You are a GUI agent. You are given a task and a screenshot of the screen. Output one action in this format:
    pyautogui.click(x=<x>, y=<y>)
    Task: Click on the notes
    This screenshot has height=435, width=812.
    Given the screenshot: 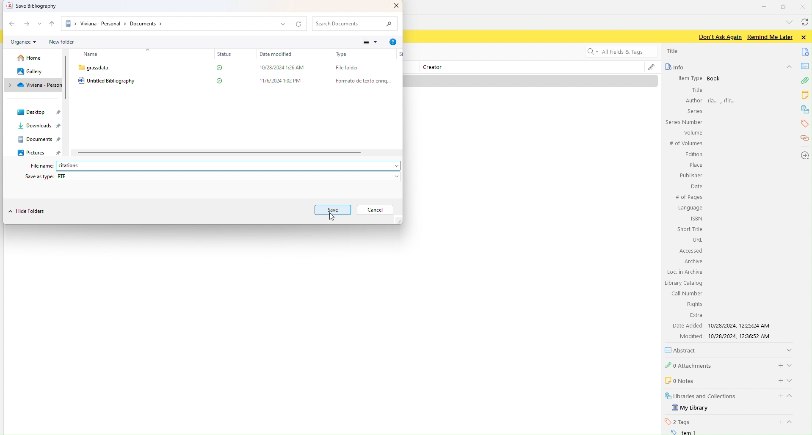 What is the action you would take?
    pyautogui.click(x=806, y=95)
    